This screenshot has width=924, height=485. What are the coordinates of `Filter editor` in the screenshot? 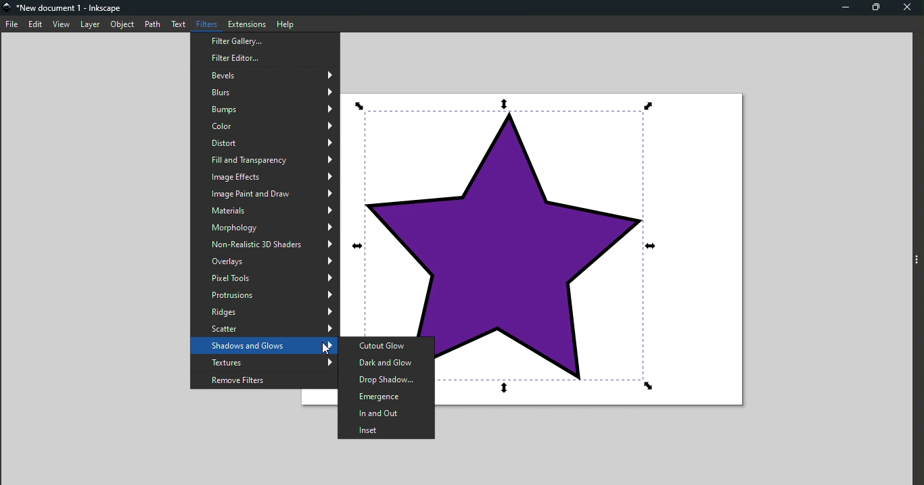 It's located at (263, 58).